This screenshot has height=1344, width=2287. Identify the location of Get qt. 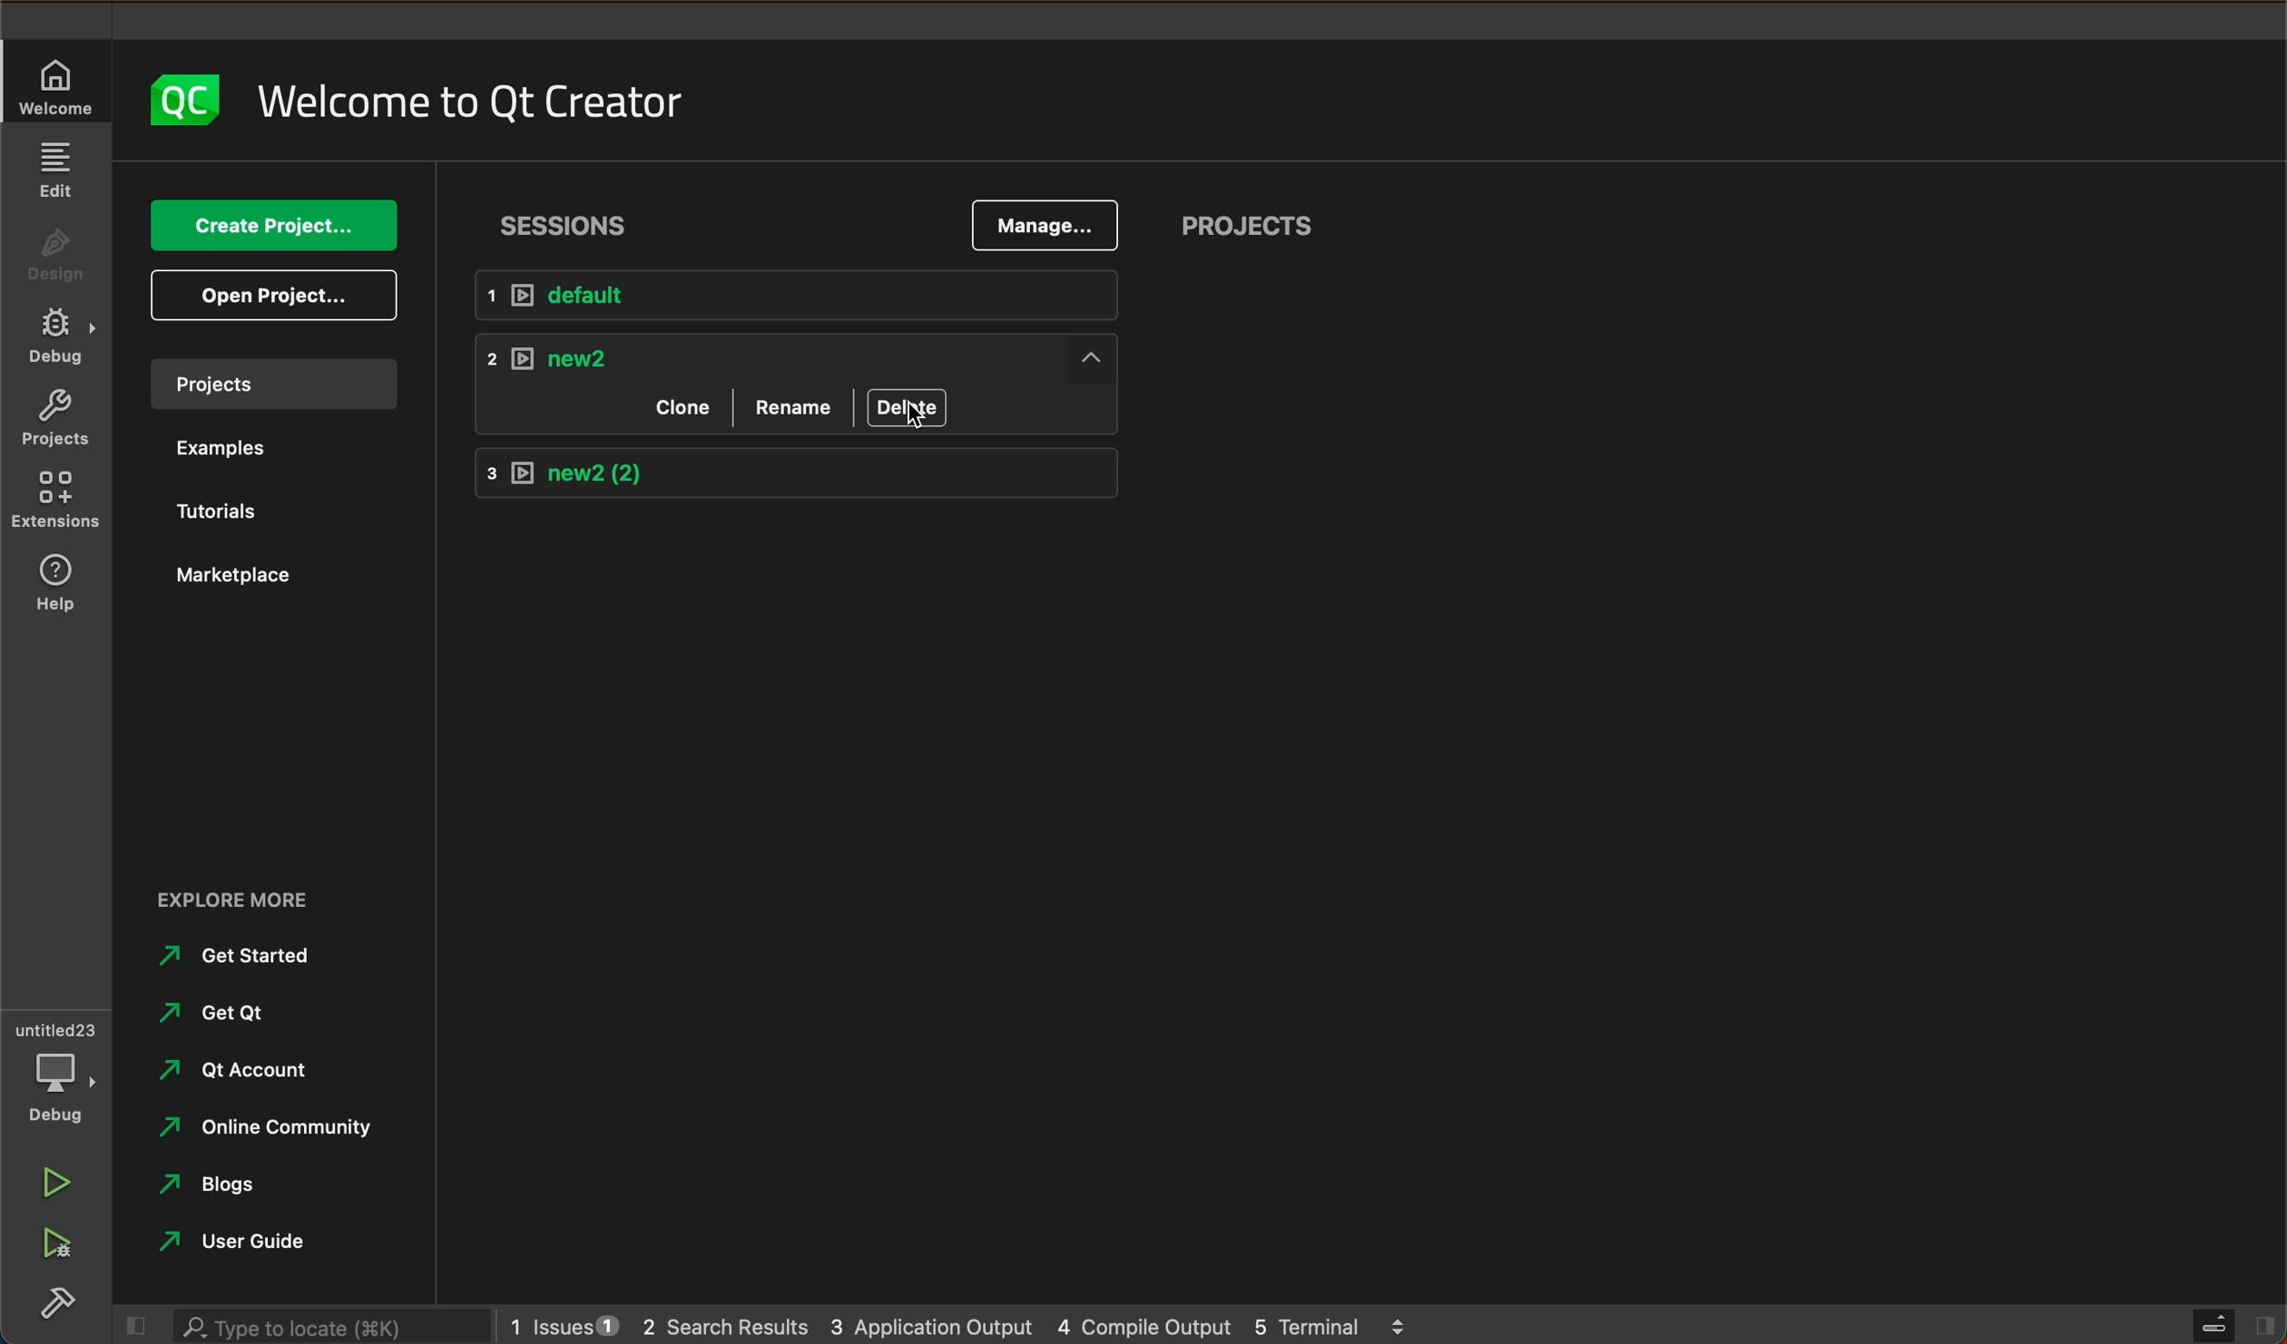
(228, 1013).